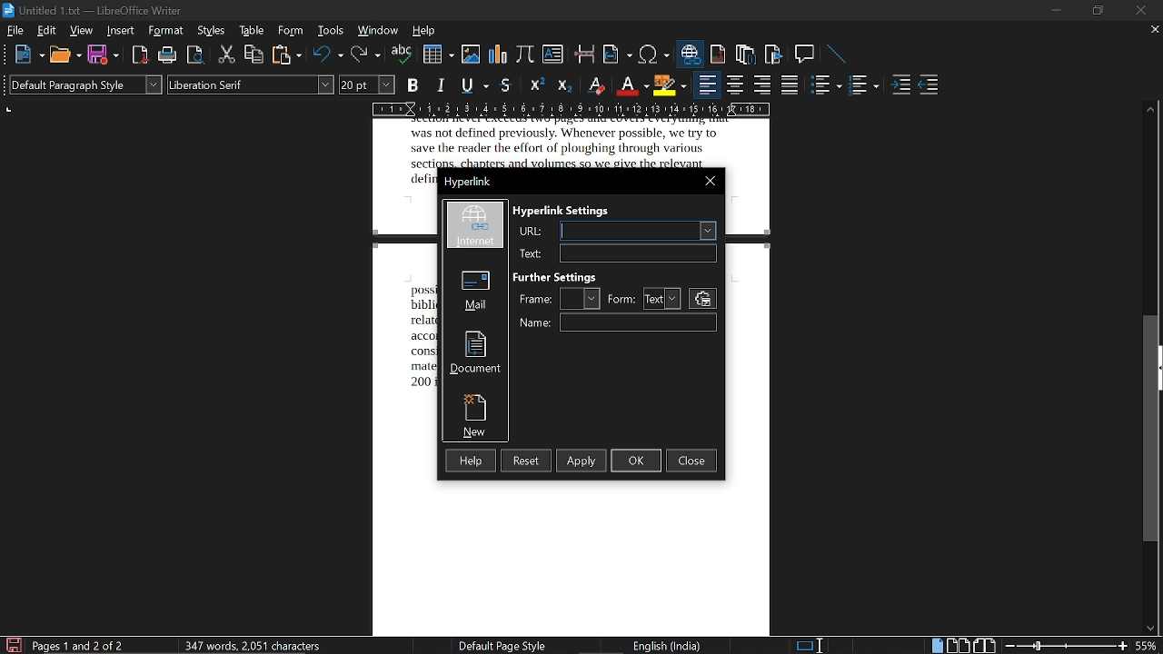  Describe the element at coordinates (711, 180) in the screenshot. I see `close` at that location.